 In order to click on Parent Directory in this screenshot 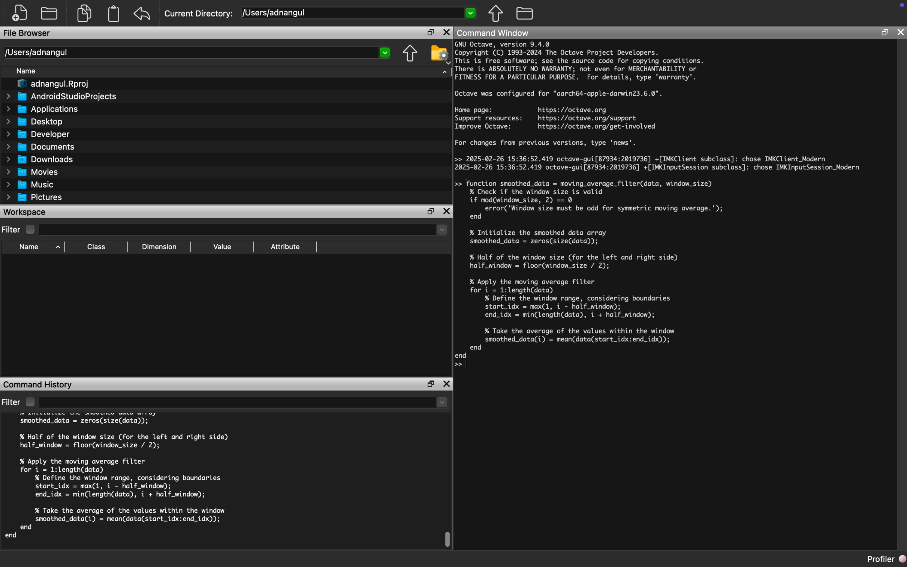, I will do `click(411, 54)`.